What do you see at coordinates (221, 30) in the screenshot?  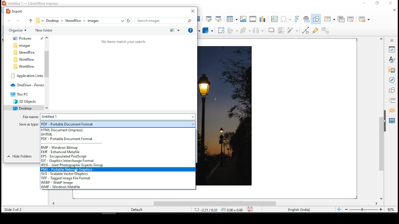 I see `crop tool` at bounding box center [221, 30].